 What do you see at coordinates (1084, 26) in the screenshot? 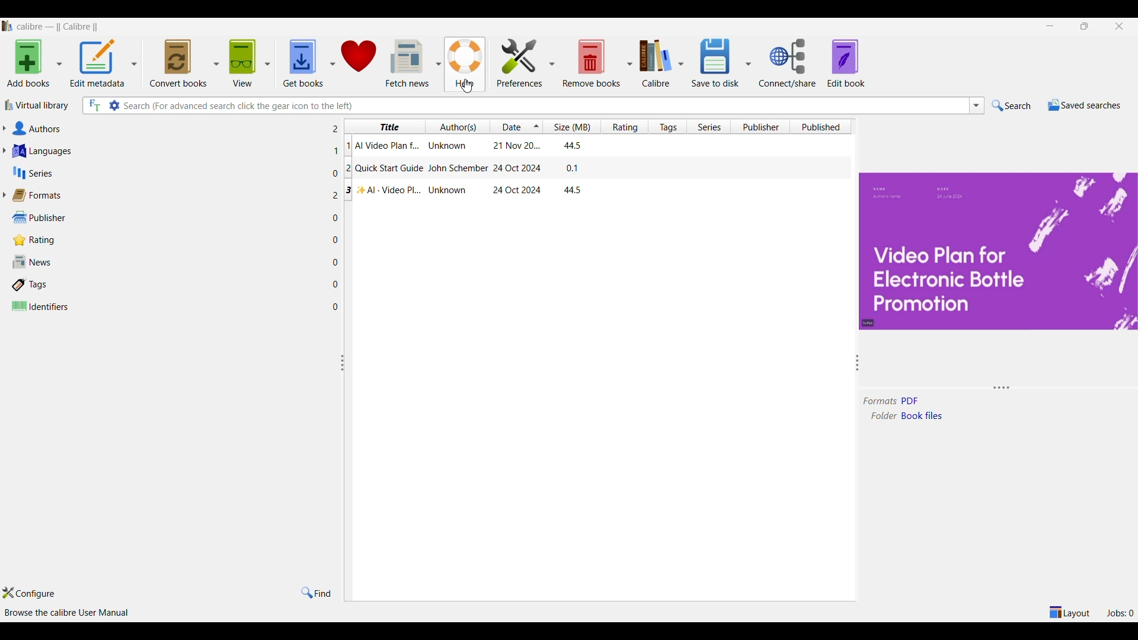
I see `Show interface in a smaller tab` at bounding box center [1084, 26].